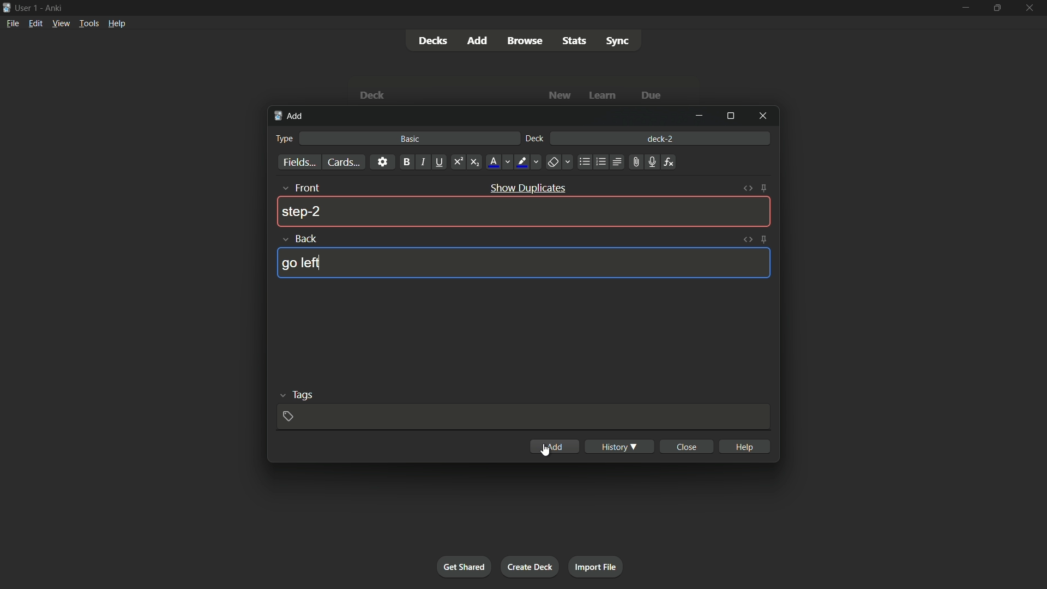 Image resolution: width=1047 pixels, height=589 pixels. I want to click on tags, so click(293, 395).